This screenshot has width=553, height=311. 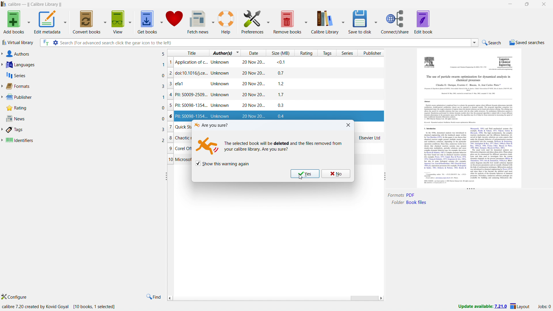 I want to click on view options, so click(x=130, y=21).